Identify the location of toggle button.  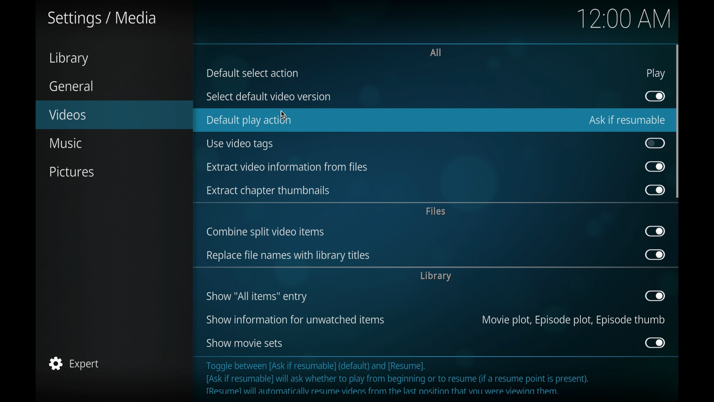
(654, 166).